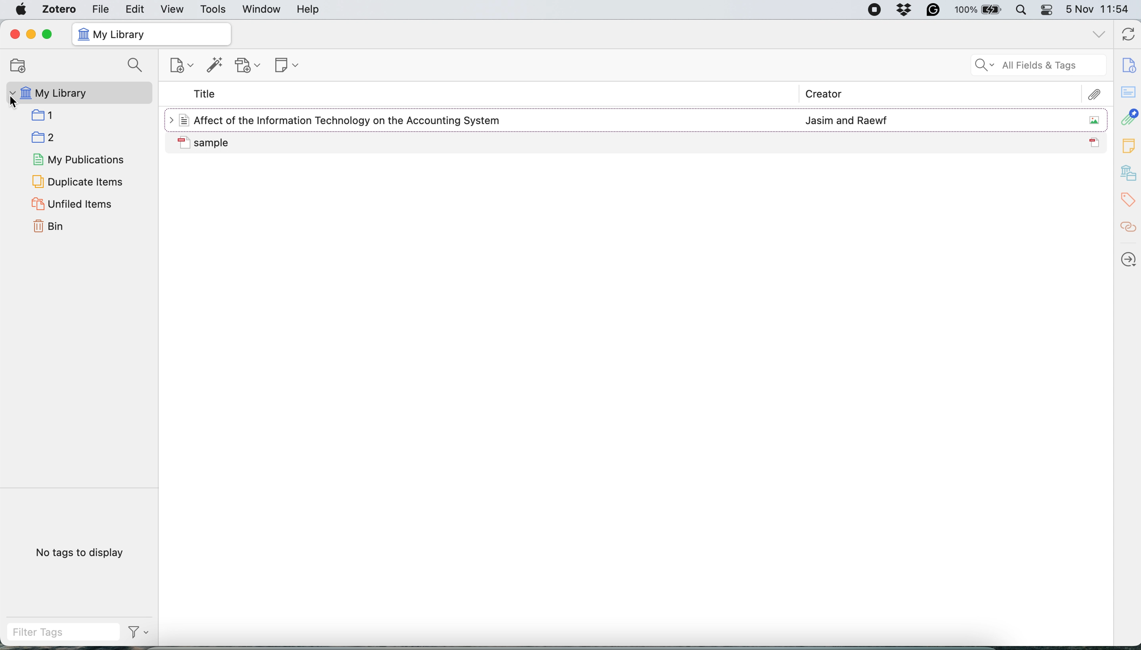  I want to click on help, so click(309, 10).